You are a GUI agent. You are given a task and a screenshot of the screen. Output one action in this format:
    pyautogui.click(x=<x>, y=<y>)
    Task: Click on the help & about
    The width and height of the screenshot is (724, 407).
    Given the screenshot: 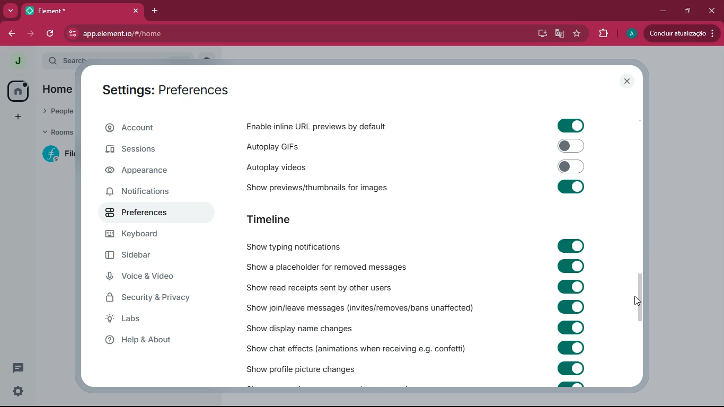 What is the action you would take?
    pyautogui.click(x=153, y=339)
    